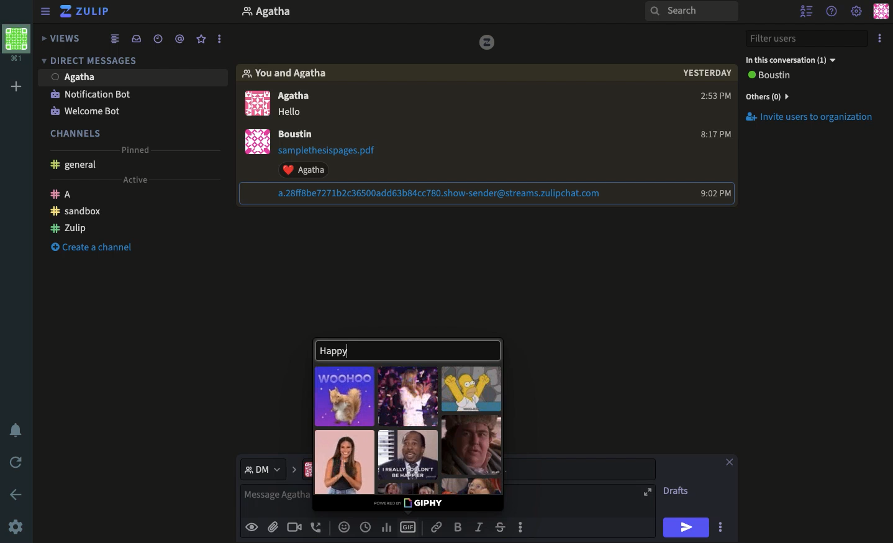 The height and width of the screenshot is (543, 893). Describe the element at coordinates (714, 135) in the screenshot. I see `time` at that location.